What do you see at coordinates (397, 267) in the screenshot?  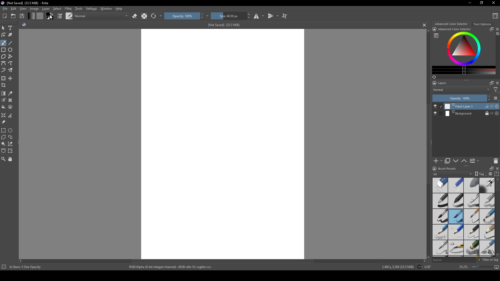 I see `2,480 x 3,508 (33.5 MiB)` at bounding box center [397, 267].